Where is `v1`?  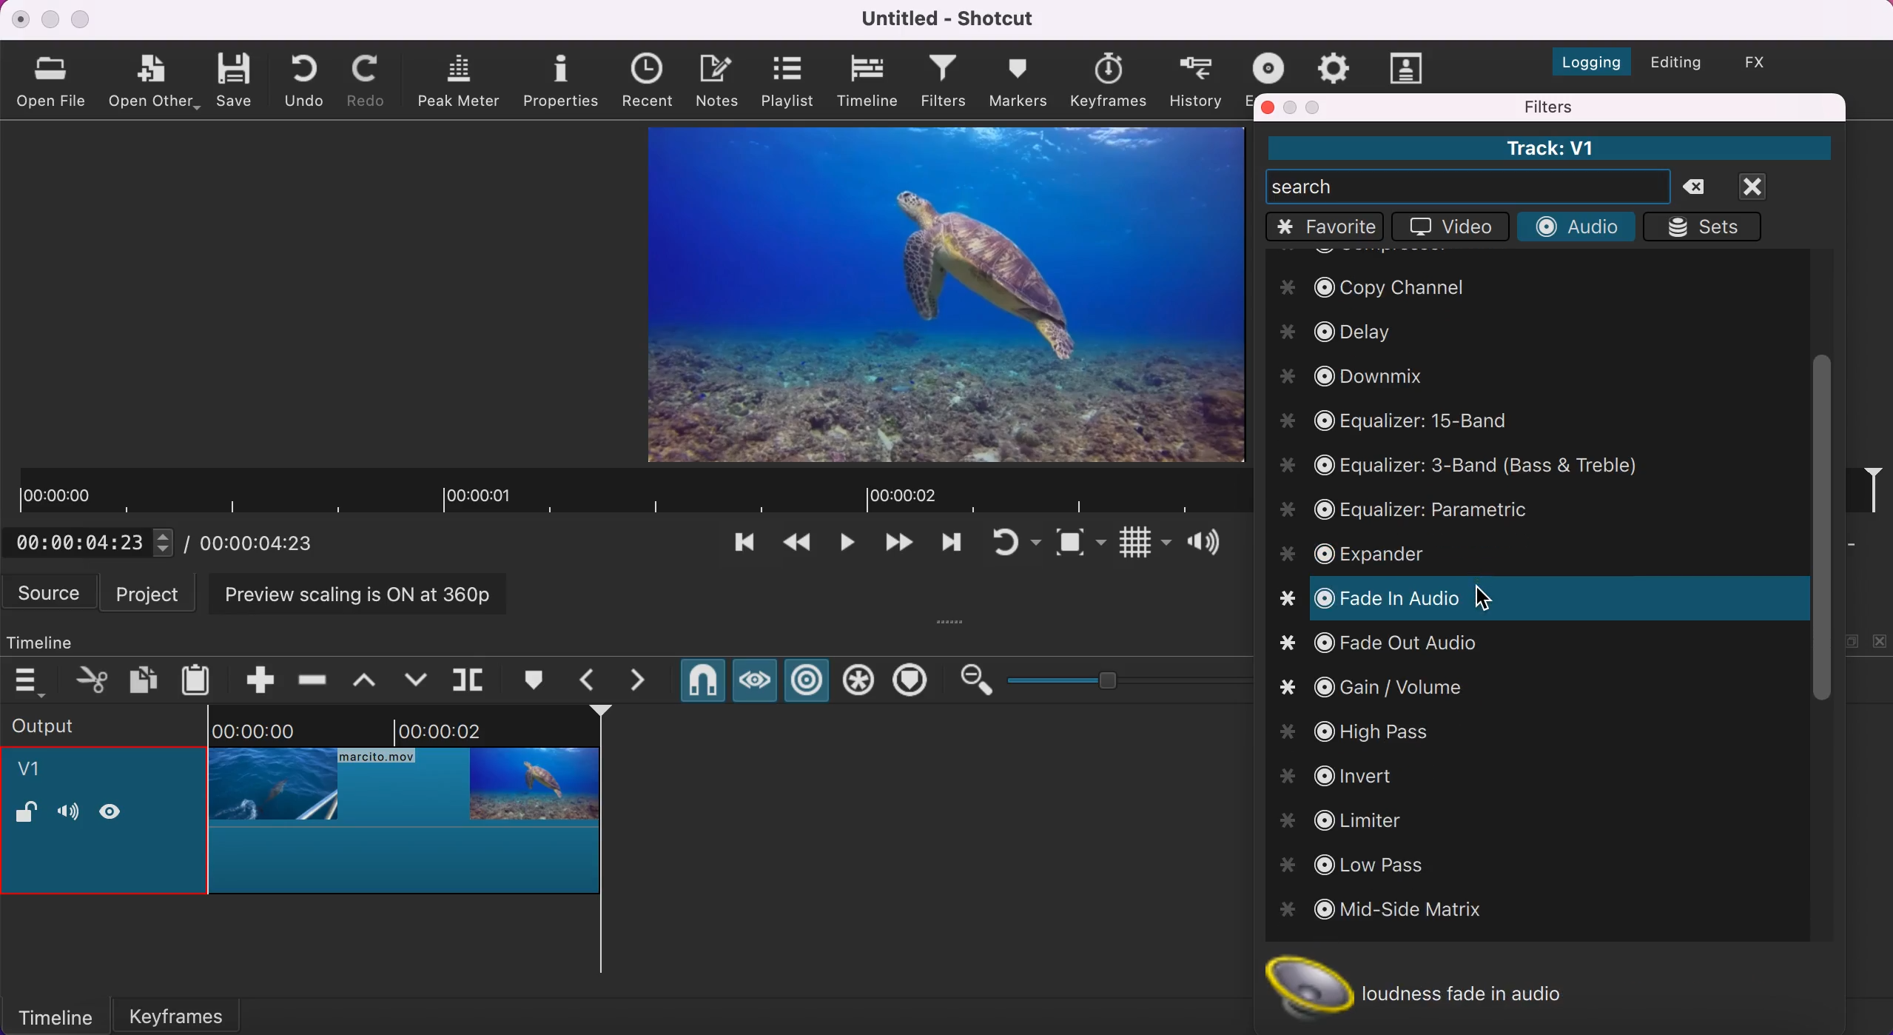
v1 is located at coordinates (38, 771).